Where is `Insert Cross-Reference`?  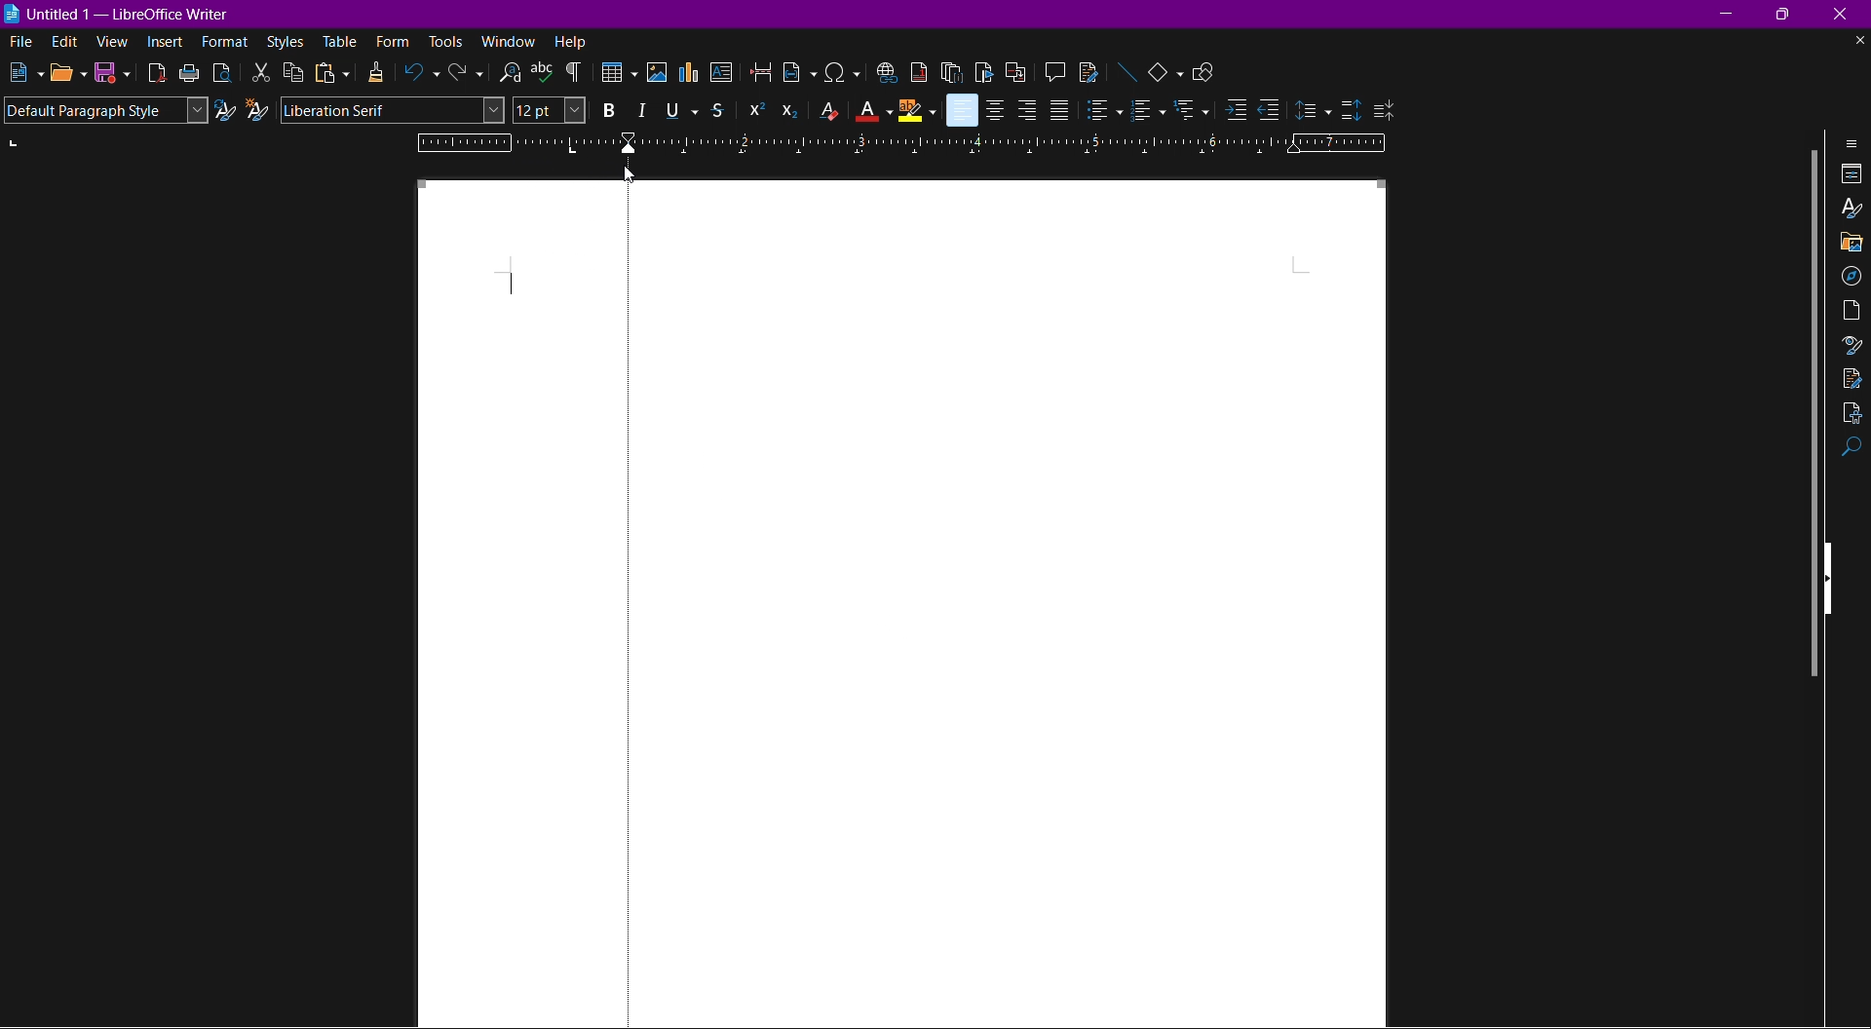 Insert Cross-Reference is located at coordinates (1012, 70).